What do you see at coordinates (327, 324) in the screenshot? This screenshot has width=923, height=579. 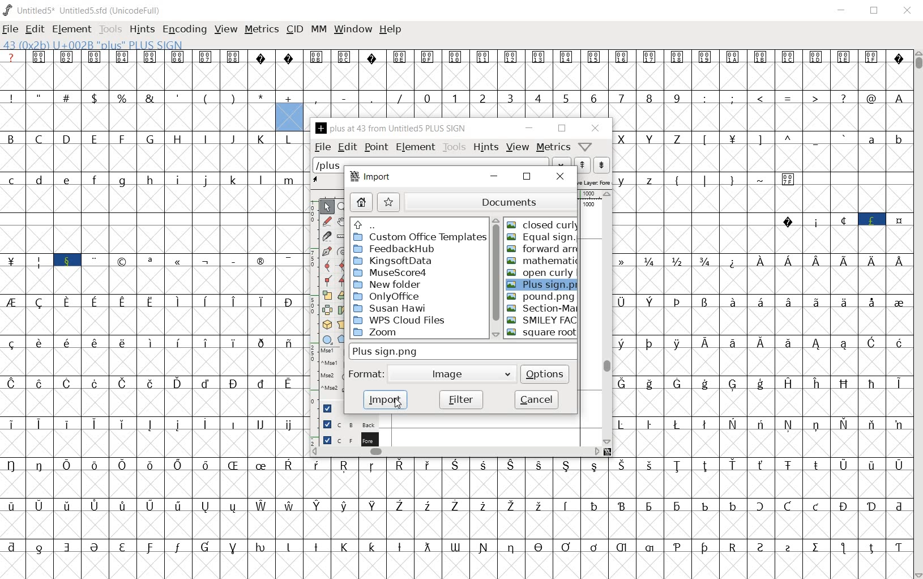 I see `rotate the selection in 3D and project back to plane` at bounding box center [327, 324].